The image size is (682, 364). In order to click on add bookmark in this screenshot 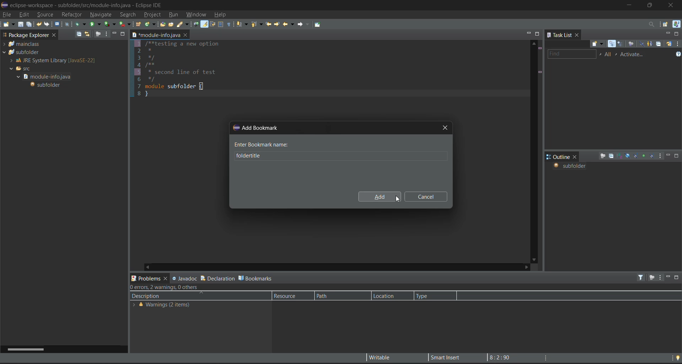, I will do `click(256, 127)`.